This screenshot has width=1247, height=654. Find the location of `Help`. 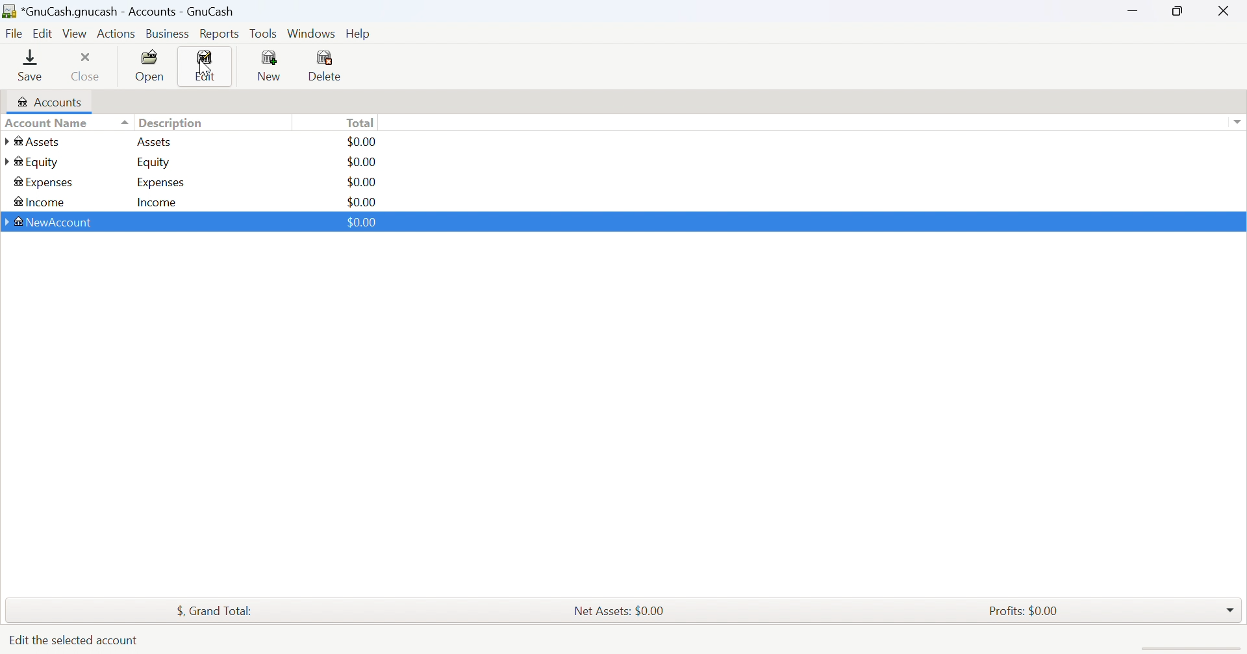

Help is located at coordinates (362, 34).